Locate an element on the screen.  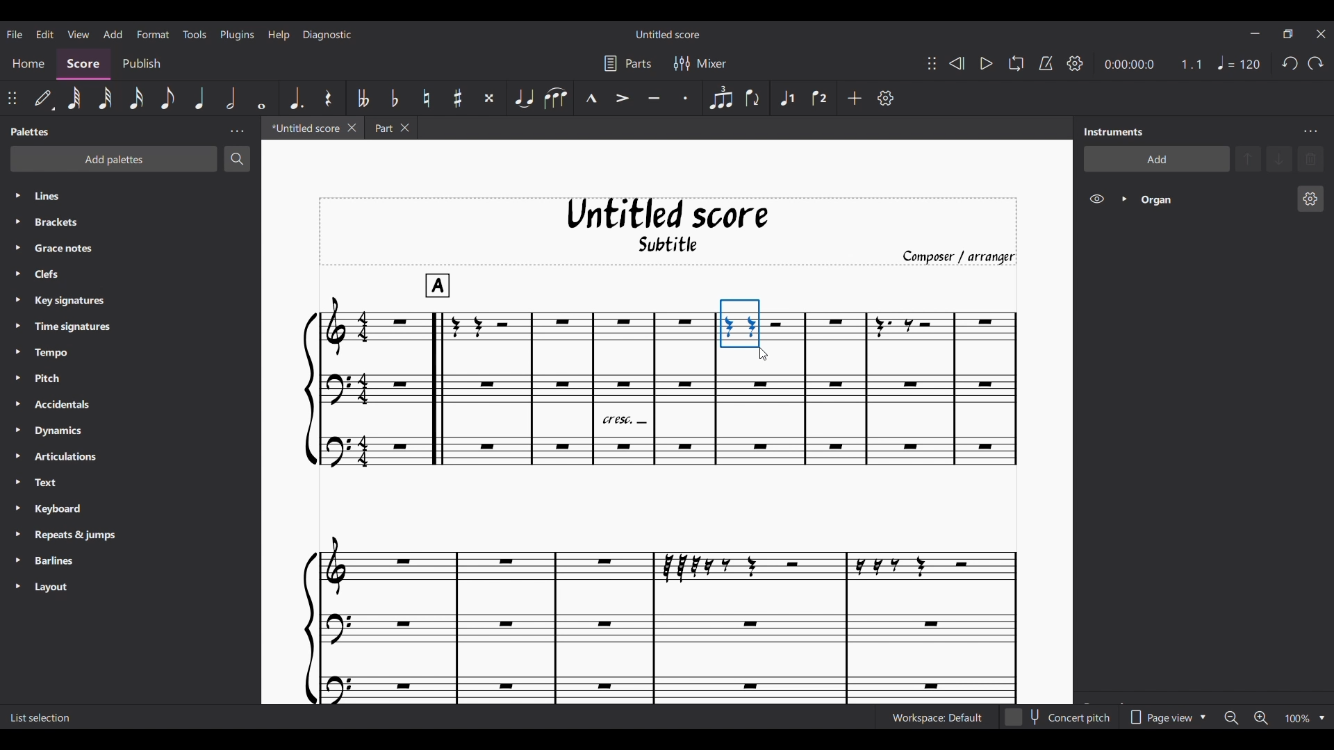
Flip direction is located at coordinates (752, 99).